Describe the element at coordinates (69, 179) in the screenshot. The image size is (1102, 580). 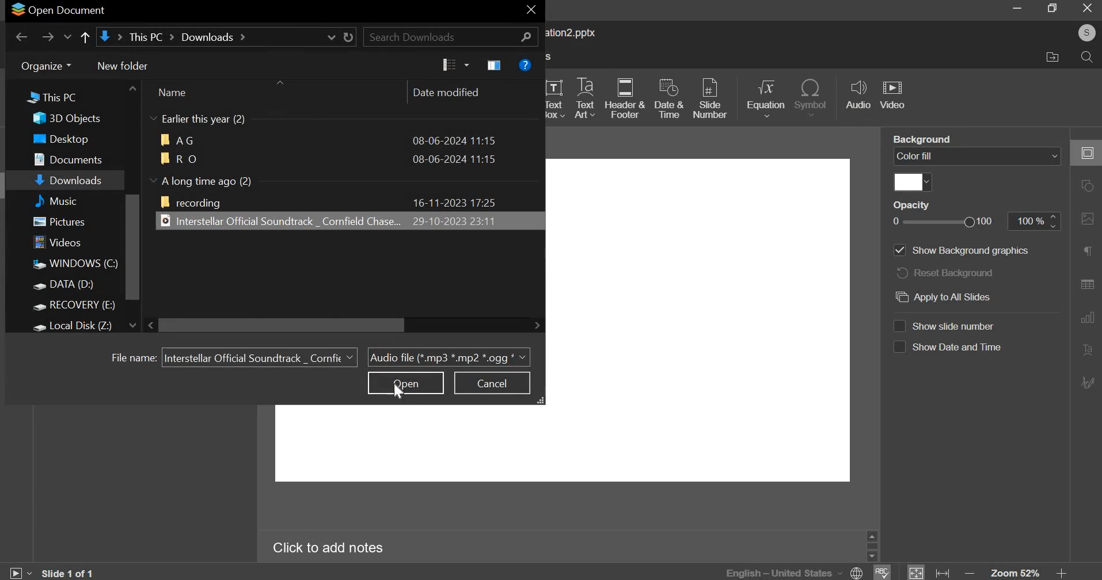
I see `Downloads` at that location.